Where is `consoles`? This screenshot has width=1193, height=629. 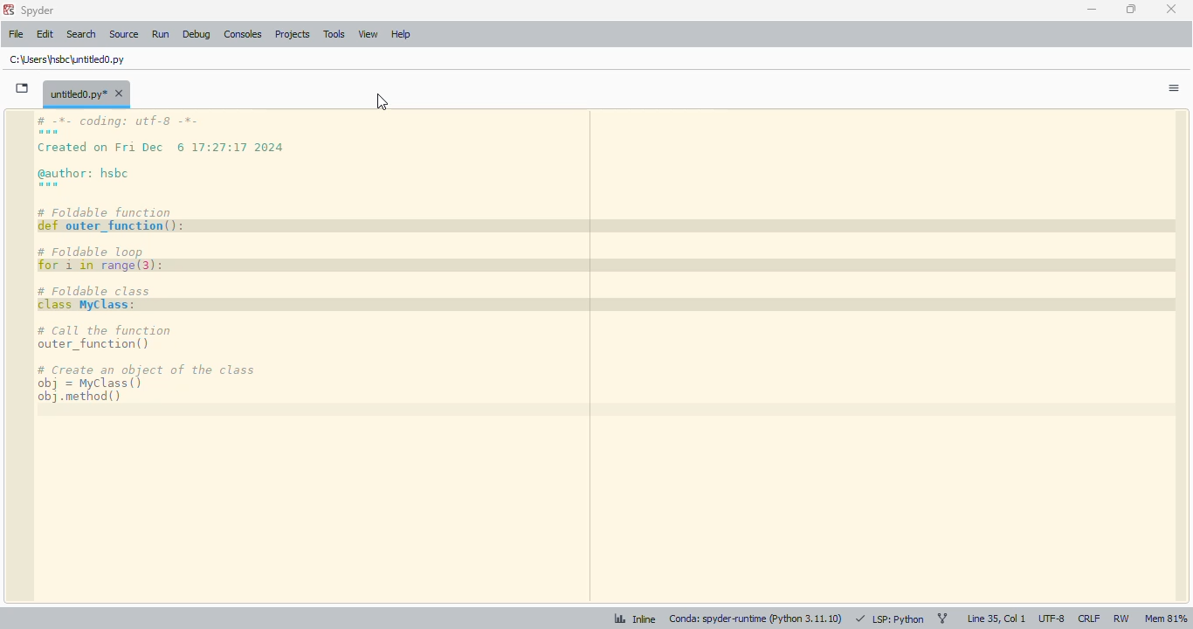
consoles is located at coordinates (242, 34).